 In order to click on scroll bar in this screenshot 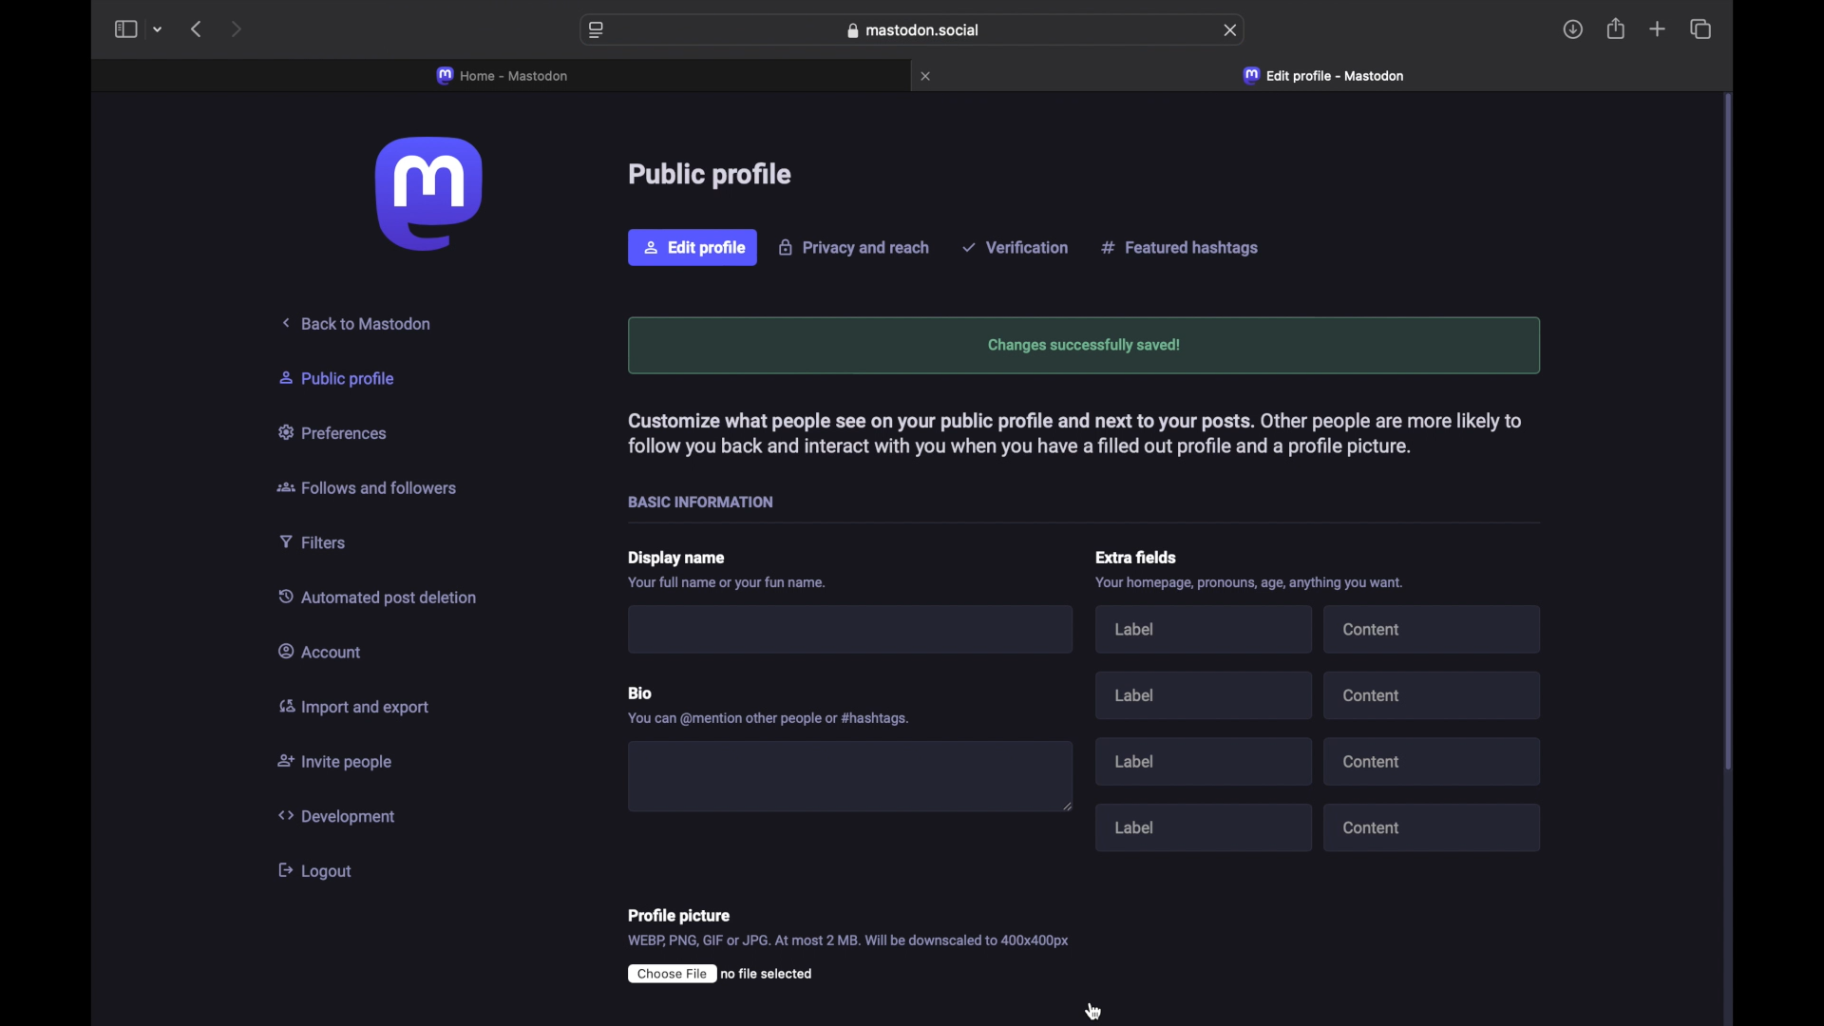, I will do `click(1732, 433)`.